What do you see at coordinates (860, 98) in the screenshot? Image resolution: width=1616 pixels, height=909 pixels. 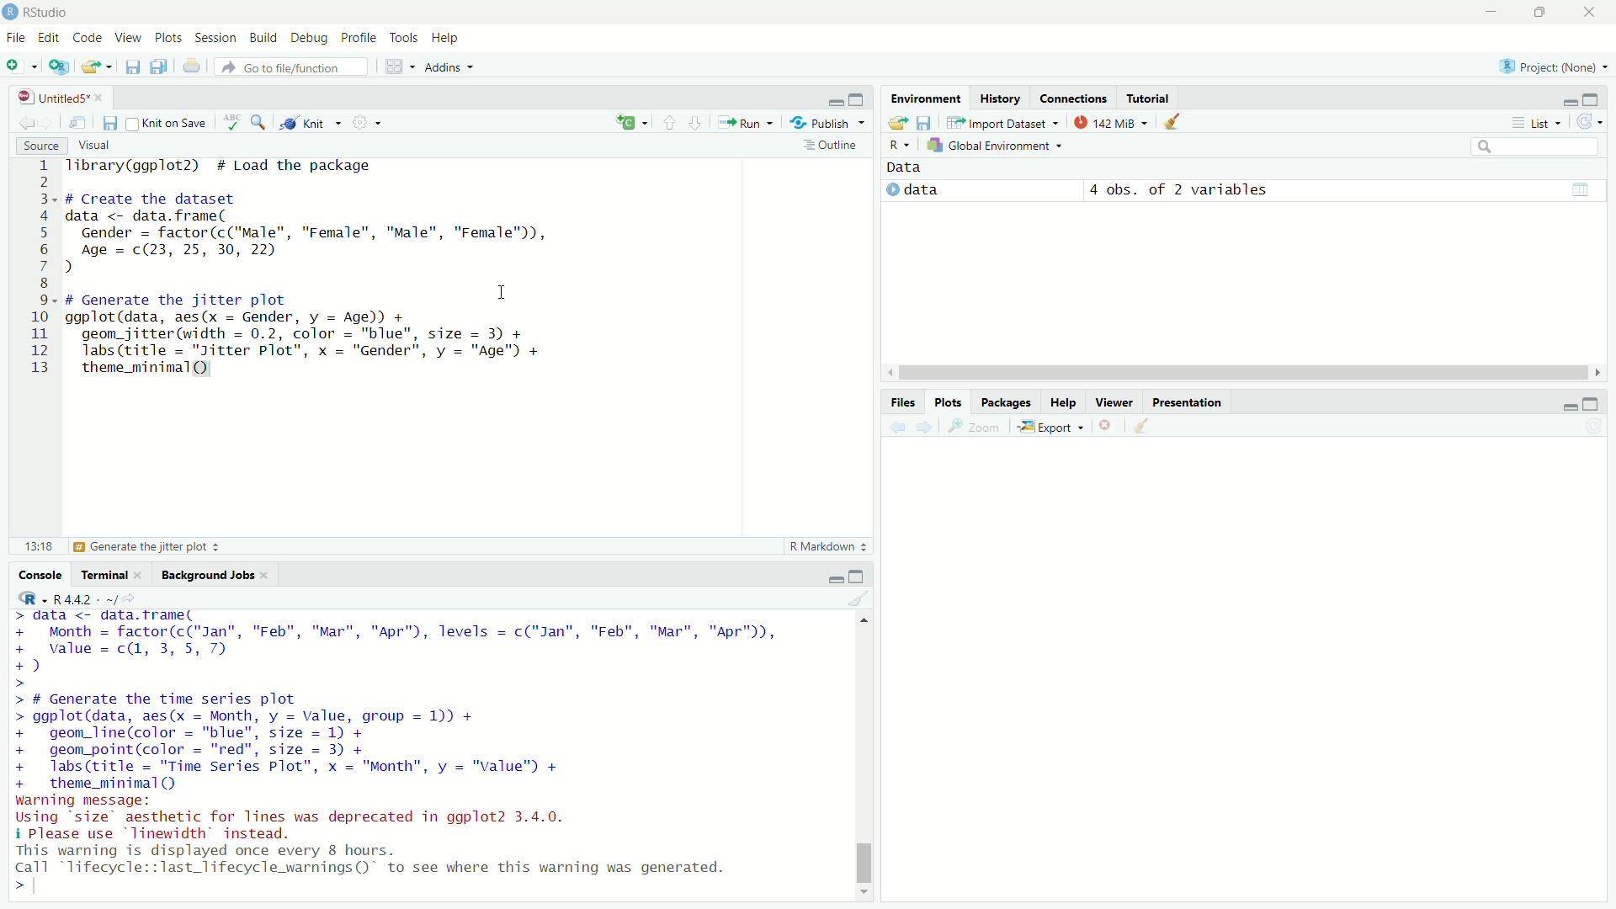 I see `maximize` at bounding box center [860, 98].